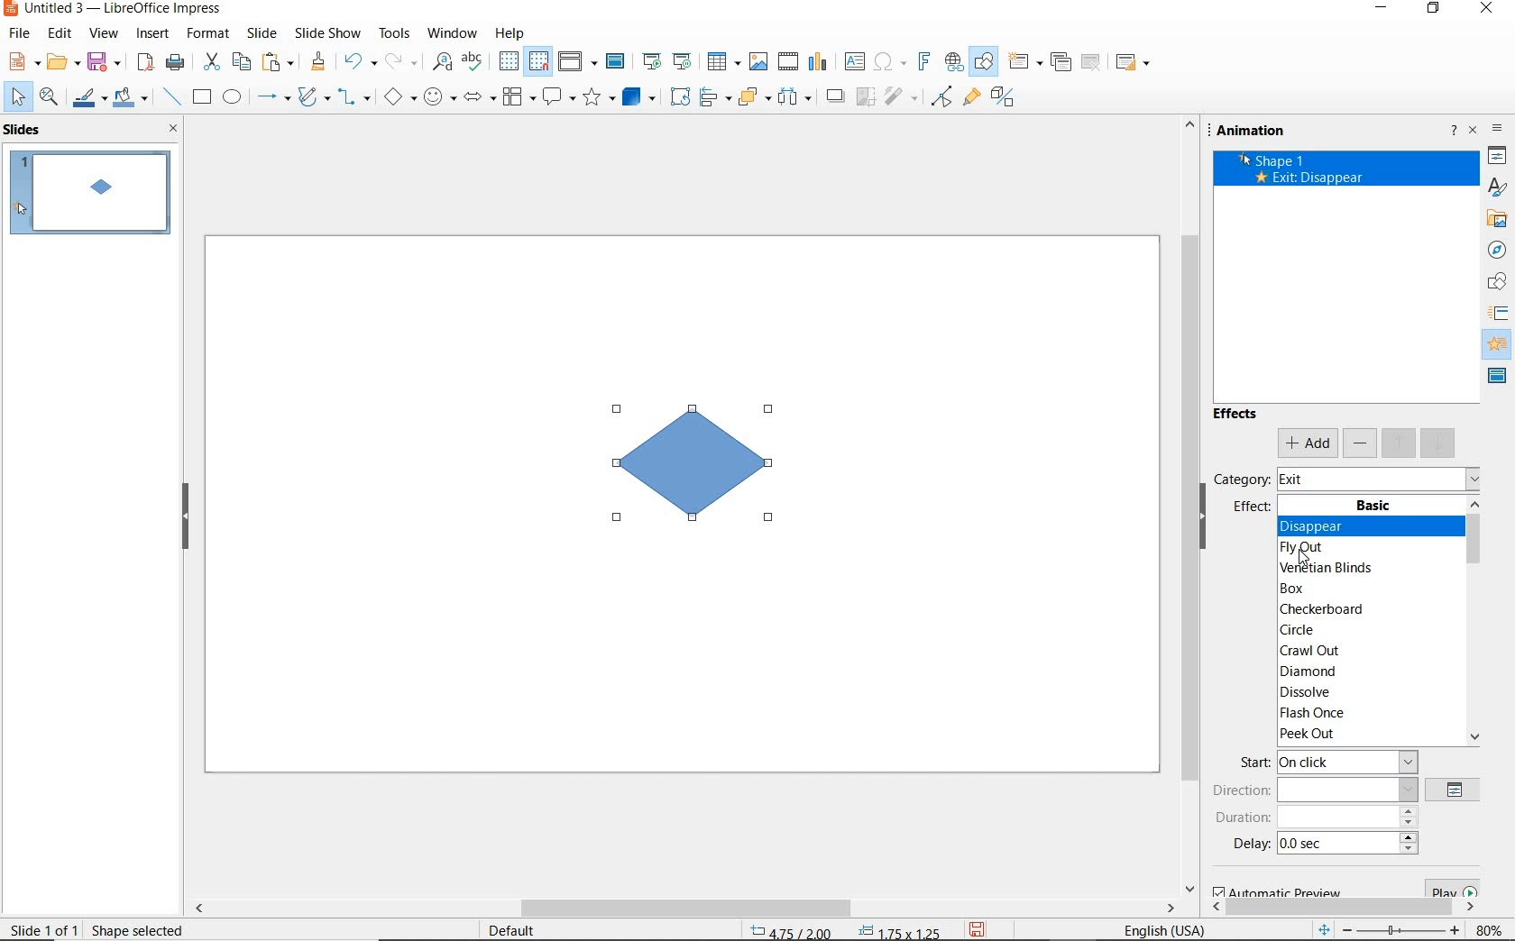 This screenshot has width=1515, height=941. What do you see at coordinates (971, 99) in the screenshot?
I see `show gluepoint functions` at bounding box center [971, 99].